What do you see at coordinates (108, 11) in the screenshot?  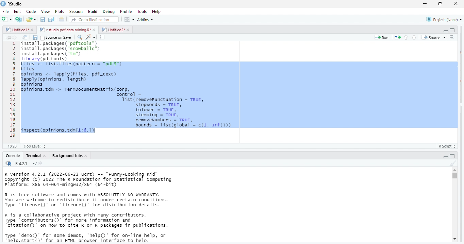 I see `debug` at bounding box center [108, 11].